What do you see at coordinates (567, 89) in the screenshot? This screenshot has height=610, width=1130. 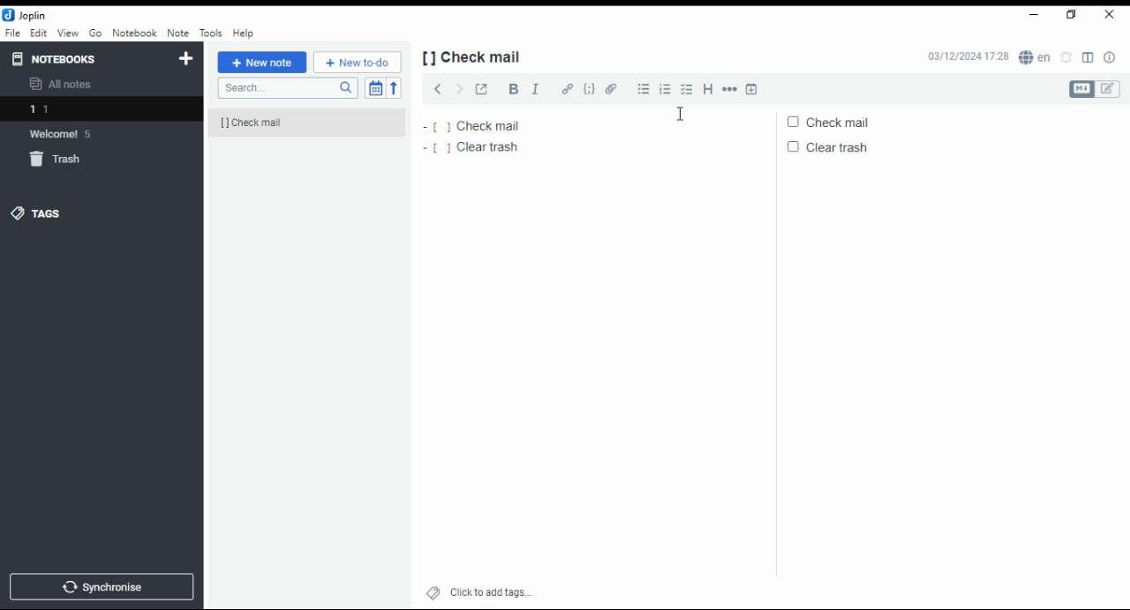 I see `hyperlink` at bounding box center [567, 89].